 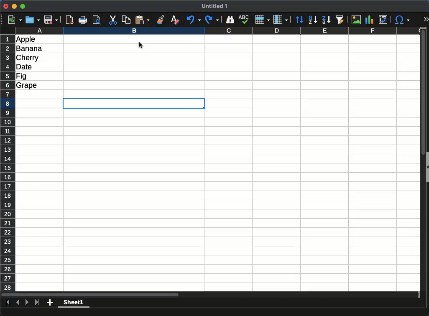 What do you see at coordinates (427, 167) in the screenshot?
I see `Collapse/Expand` at bounding box center [427, 167].